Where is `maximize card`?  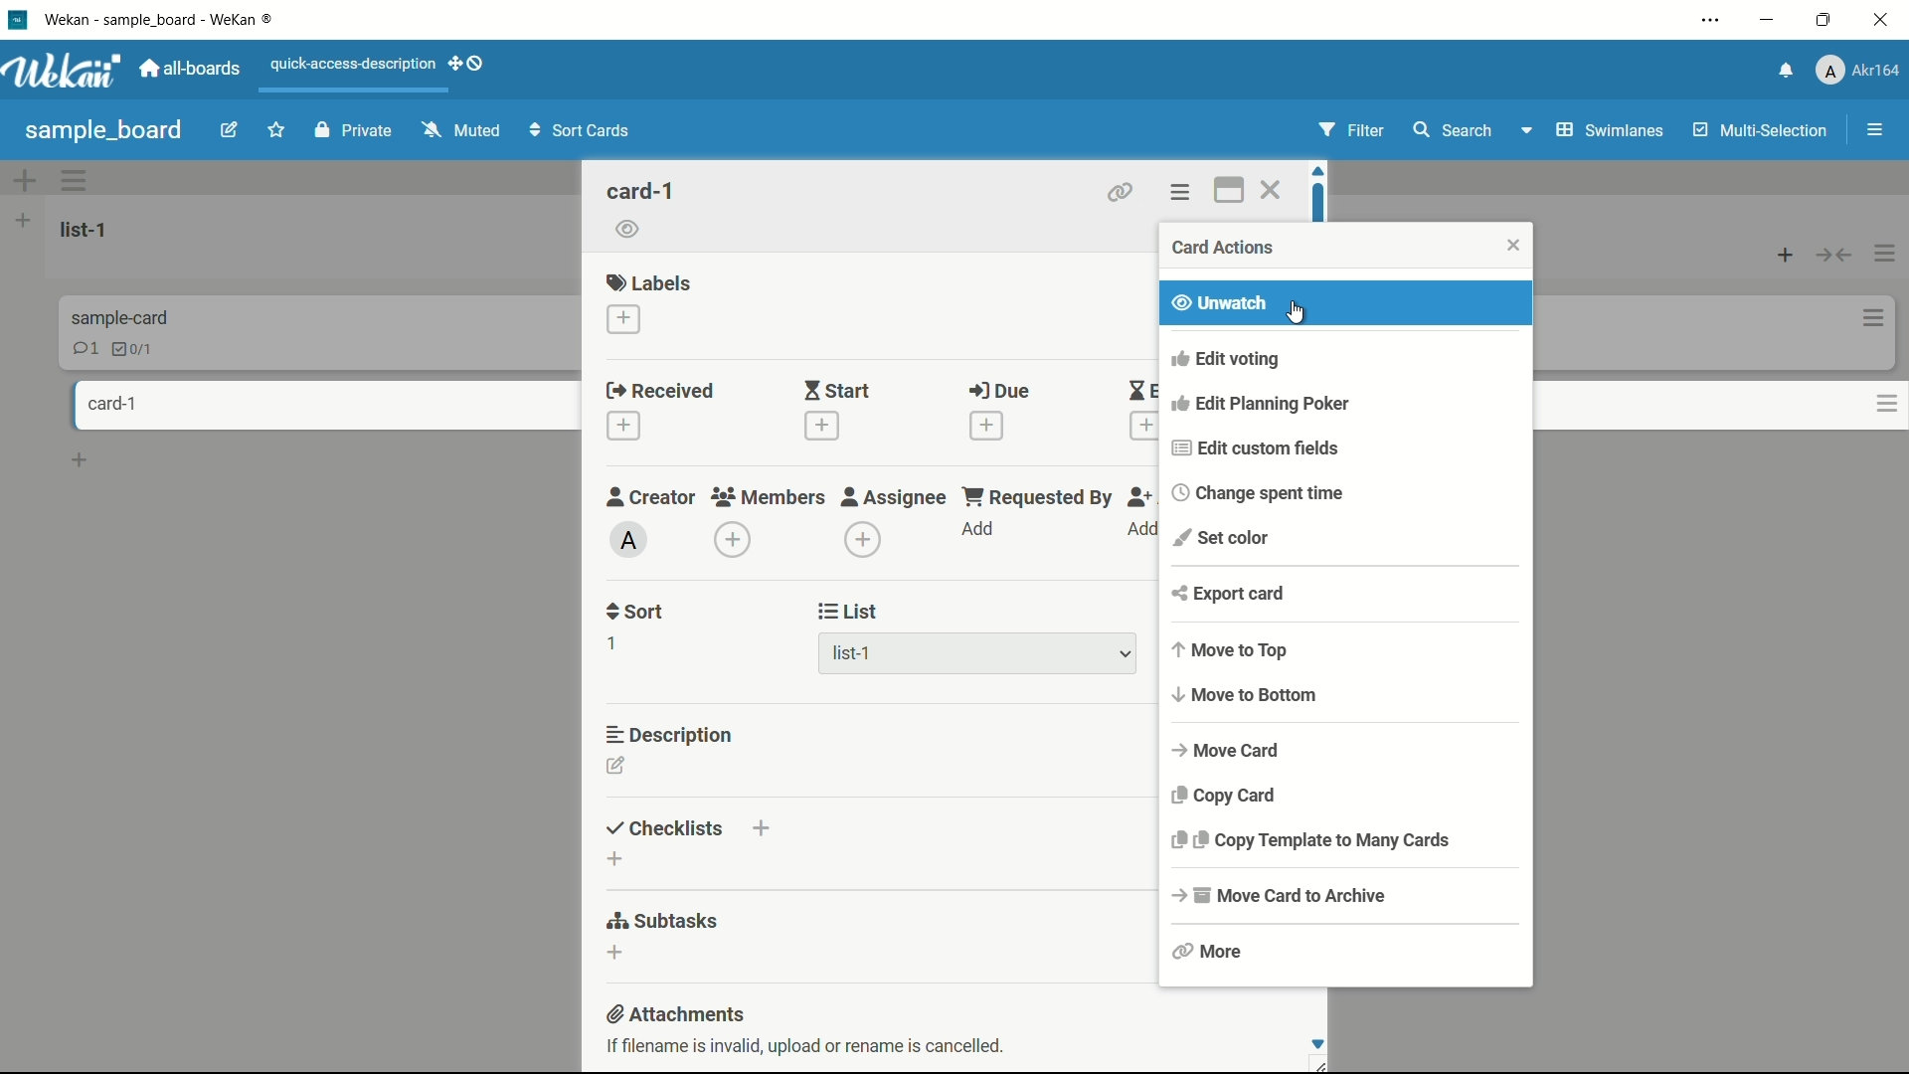 maximize card is located at coordinates (1230, 189).